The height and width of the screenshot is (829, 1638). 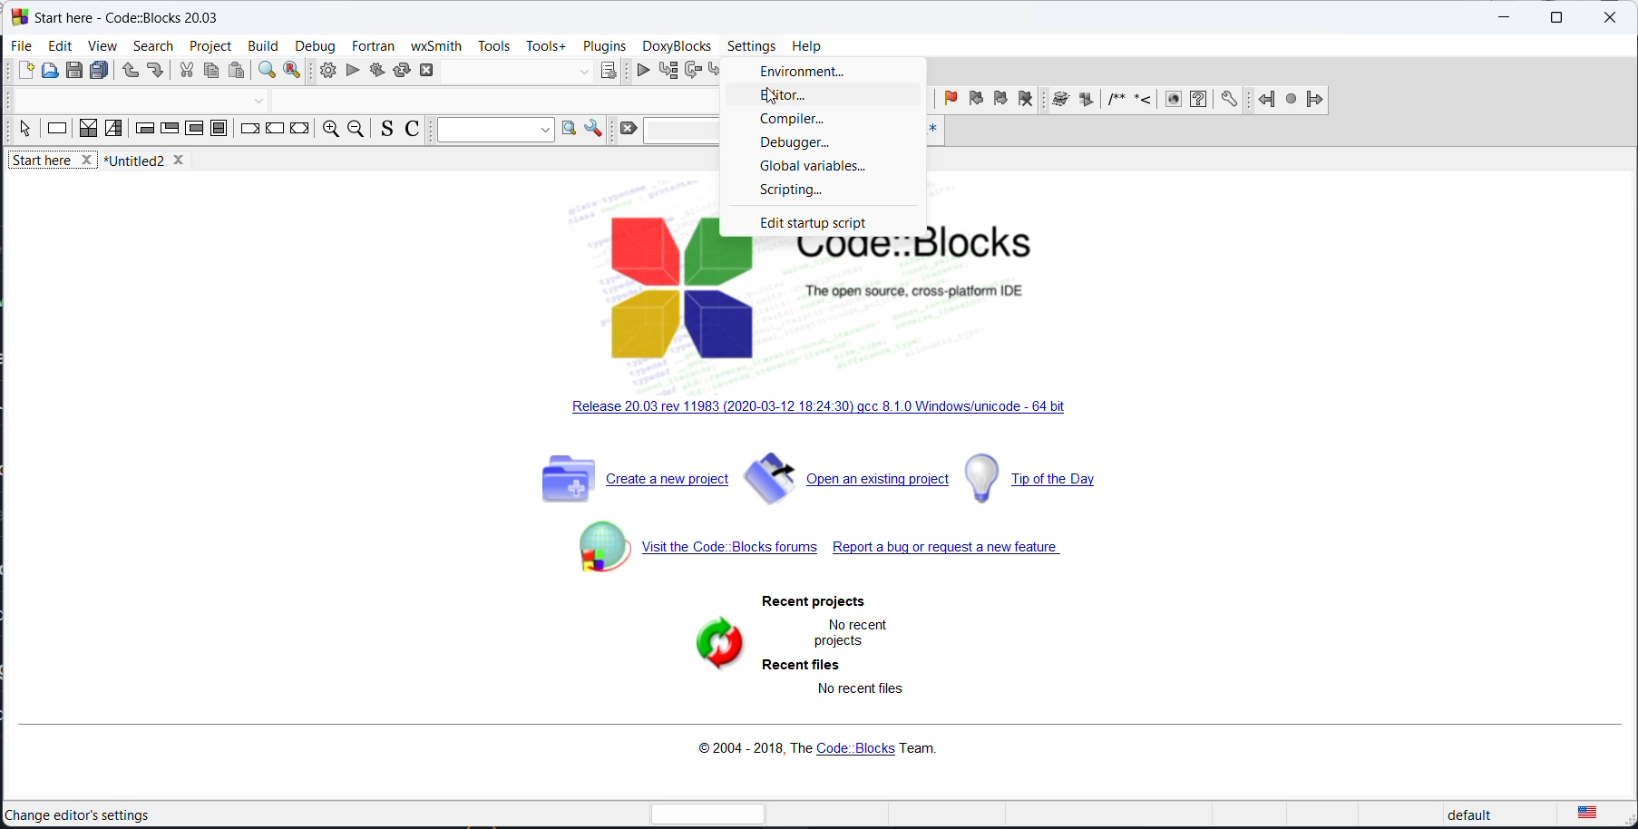 I want to click on open, so click(x=52, y=73).